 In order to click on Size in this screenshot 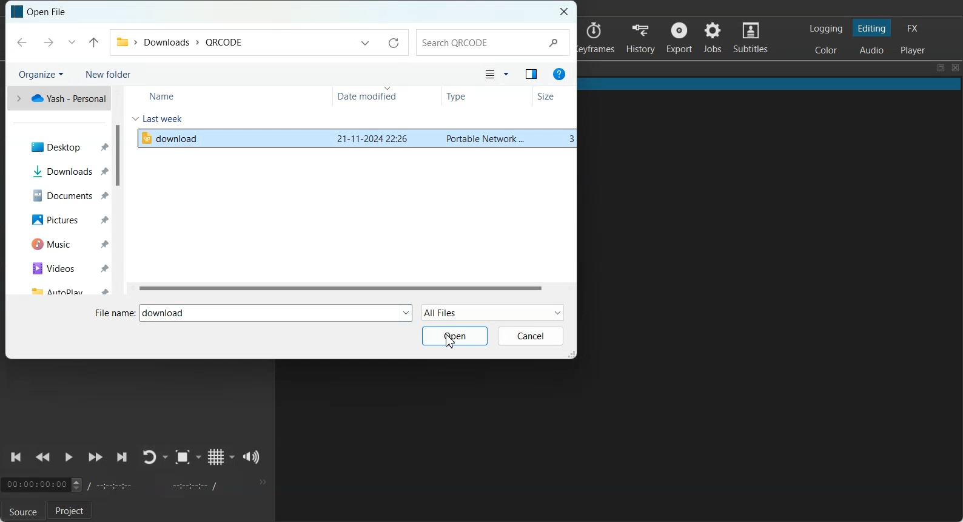, I will do `click(551, 95)`.